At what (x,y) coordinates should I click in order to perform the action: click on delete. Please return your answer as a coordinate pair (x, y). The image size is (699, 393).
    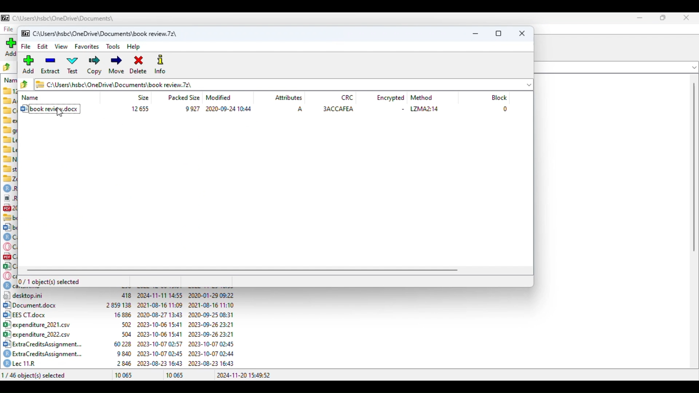
    Looking at the image, I should click on (139, 65).